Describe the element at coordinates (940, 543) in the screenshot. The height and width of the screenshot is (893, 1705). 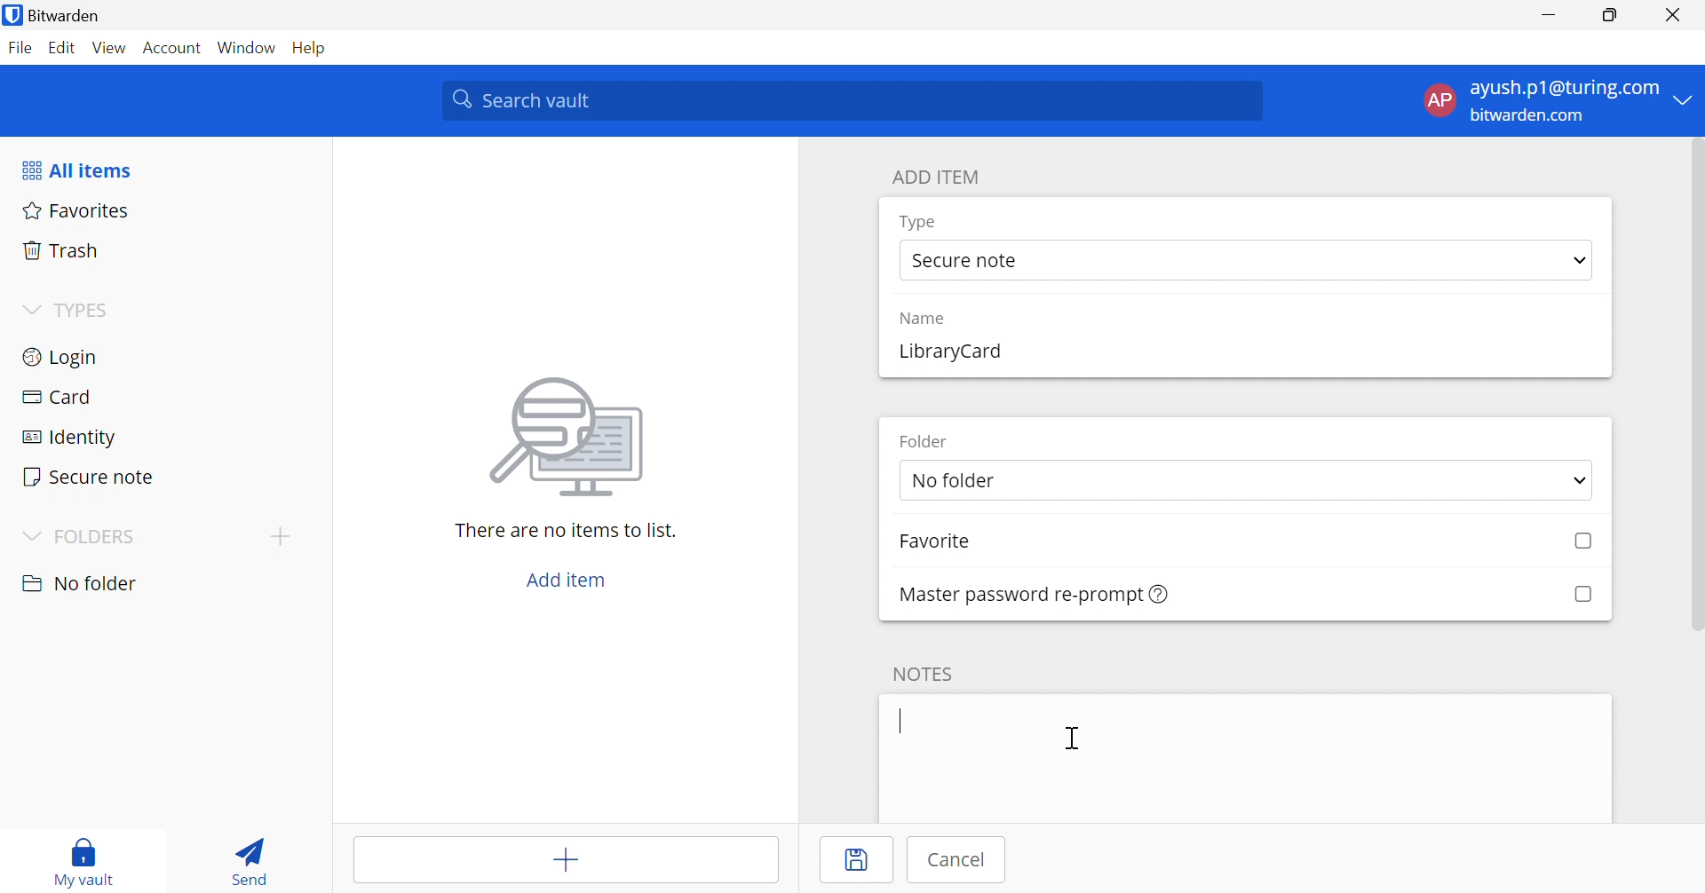
I see `Favorite` at that location.